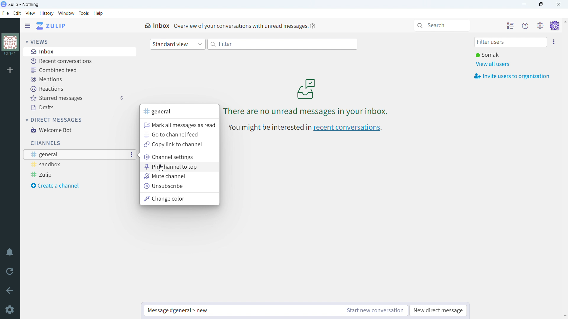  Describe the element at coordinates (554, 42) in the screenshot. I see `invite users` at that location.